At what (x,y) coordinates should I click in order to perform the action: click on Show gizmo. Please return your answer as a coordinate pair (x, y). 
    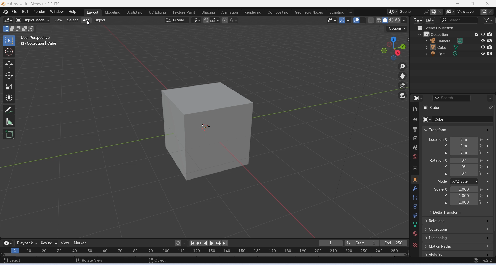
    Looking at the image, I should click on (344, 21).